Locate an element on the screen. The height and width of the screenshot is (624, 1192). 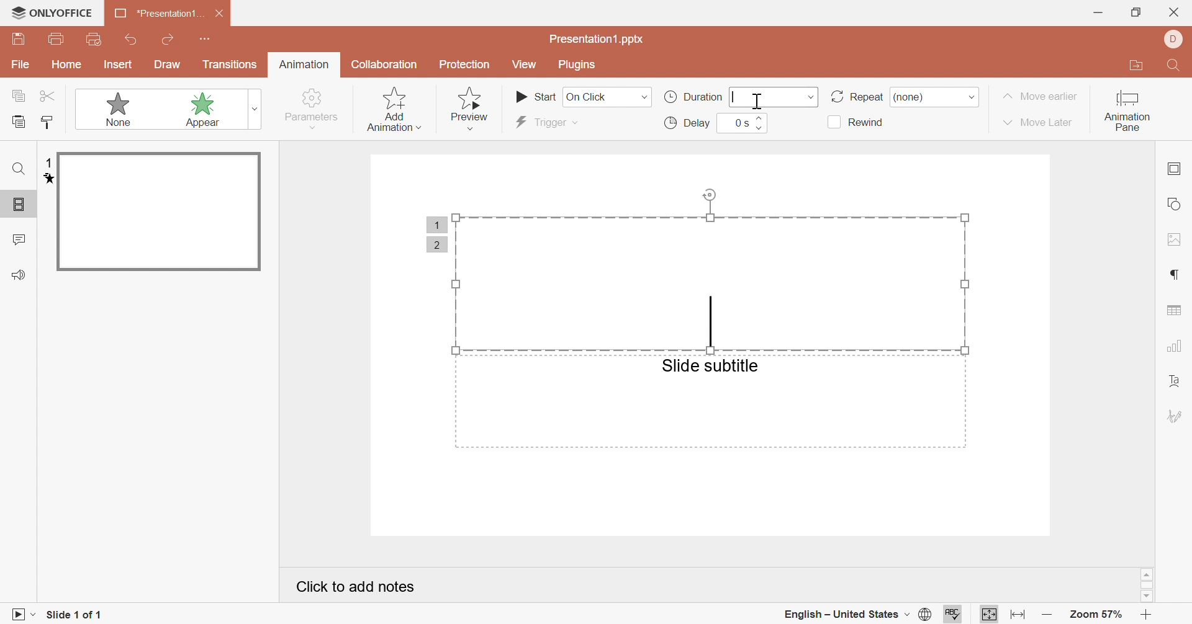
draw is located at coordinates (167, 65).